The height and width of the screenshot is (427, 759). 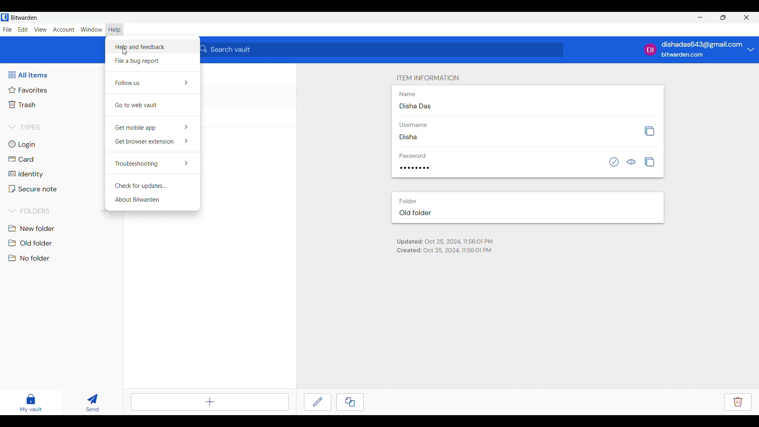 I want to click on bitwarden.com, so click(x=682, y=55).